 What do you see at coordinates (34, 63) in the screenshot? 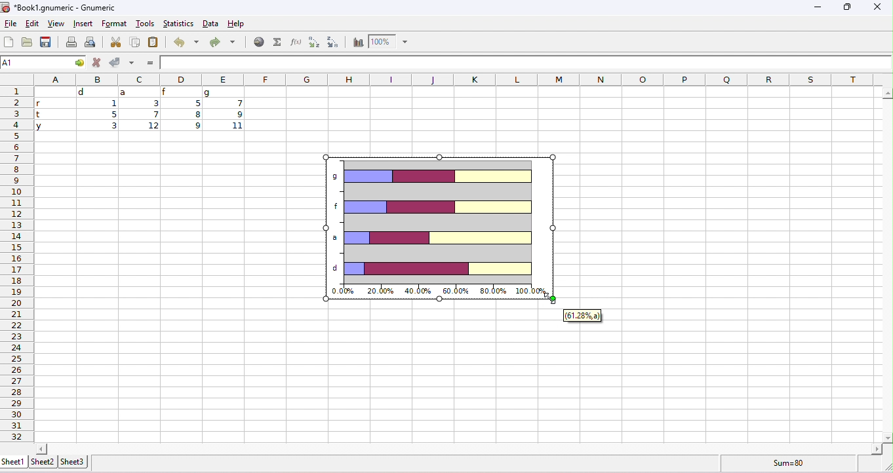
I see `selected cell number` at bounding box center [34, 63].